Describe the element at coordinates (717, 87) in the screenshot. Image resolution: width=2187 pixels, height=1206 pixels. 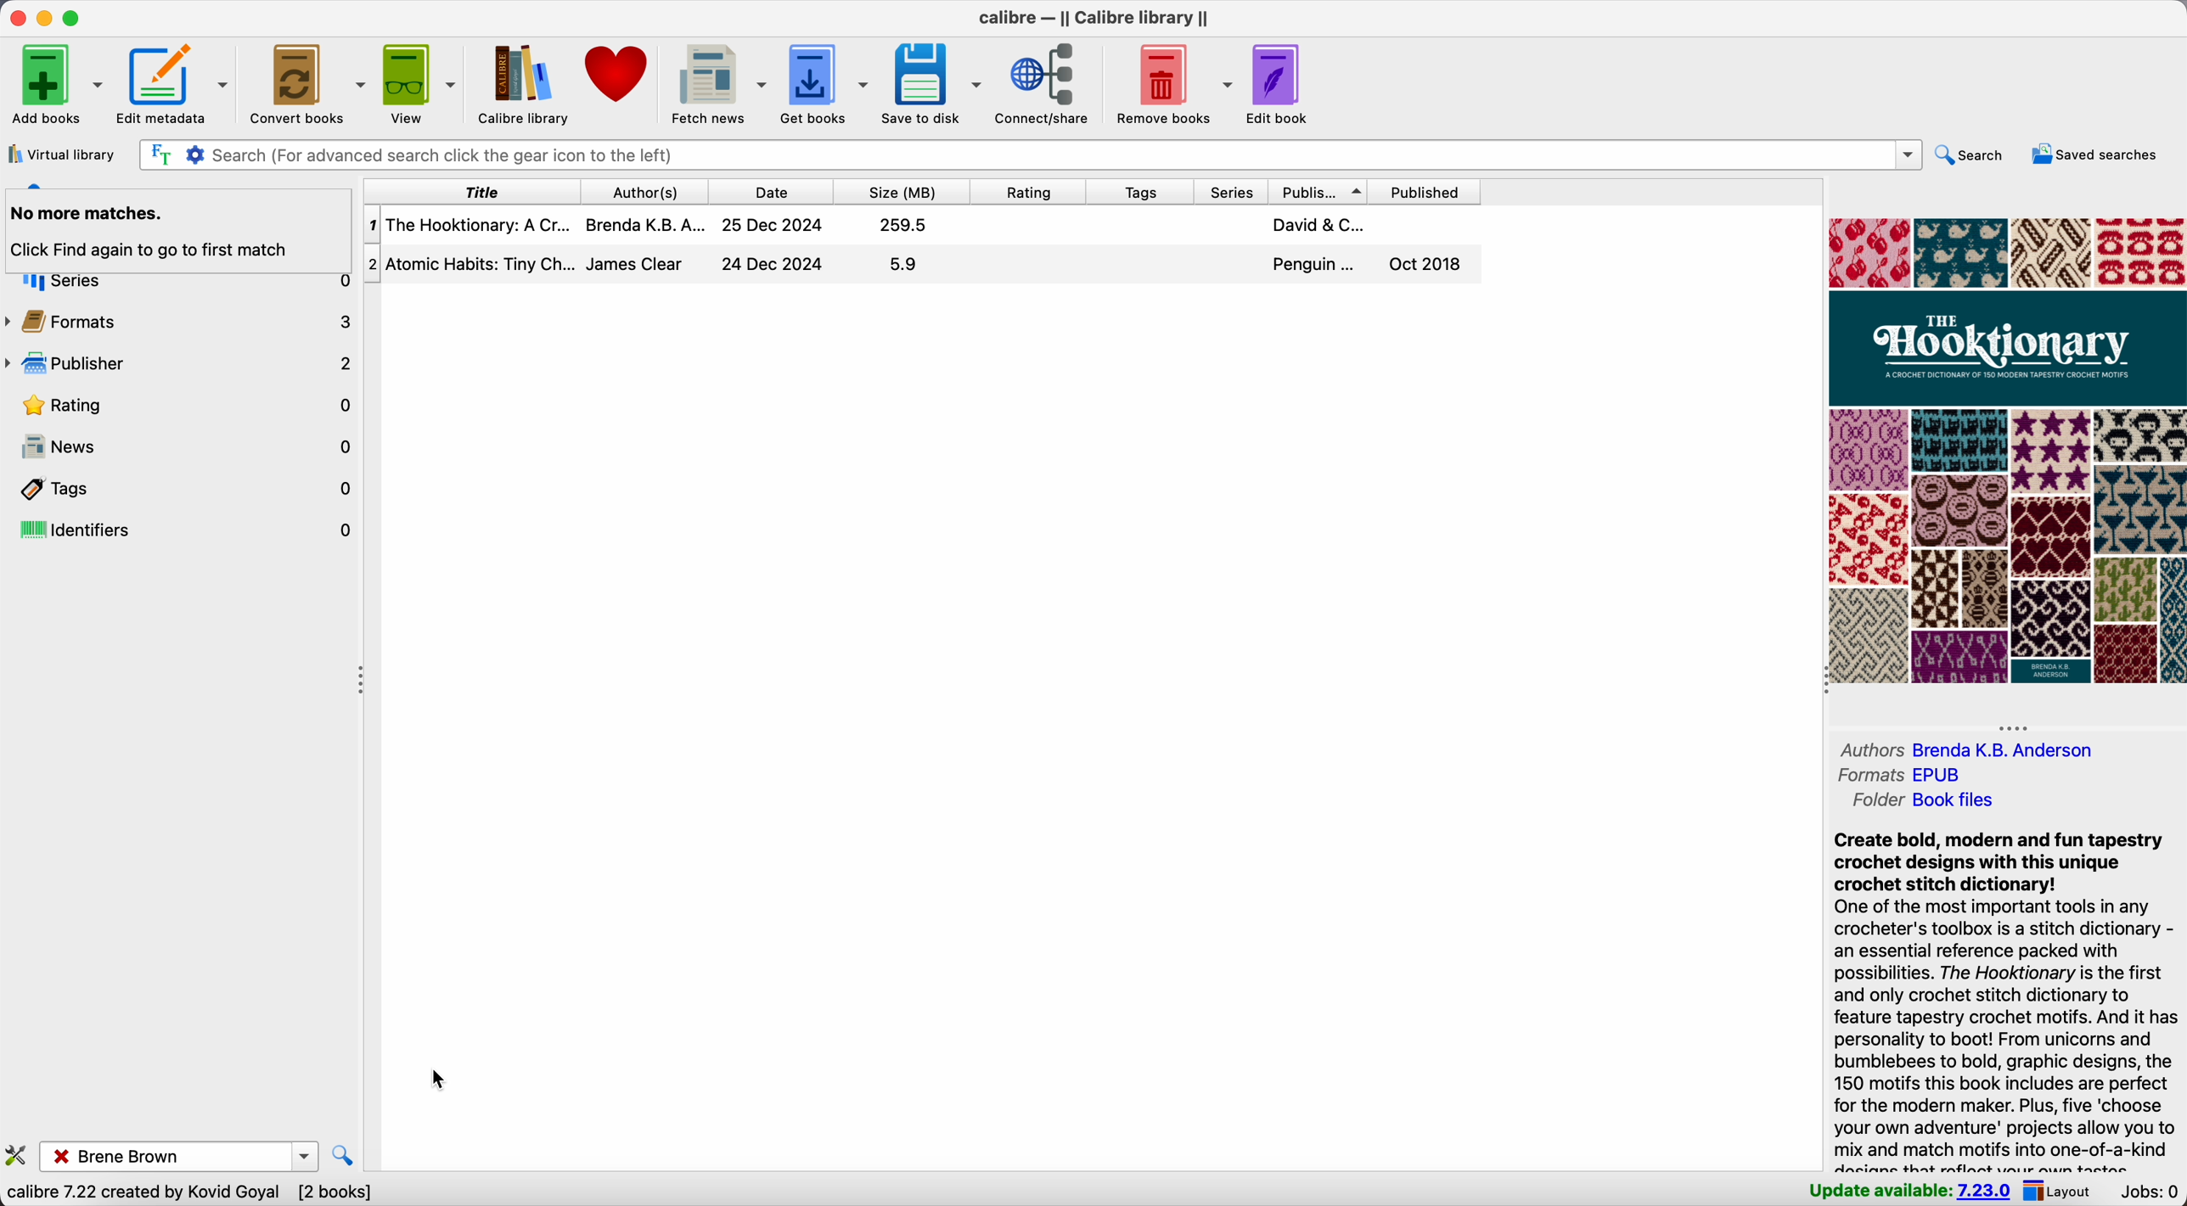
I see `fetch news` at that location.